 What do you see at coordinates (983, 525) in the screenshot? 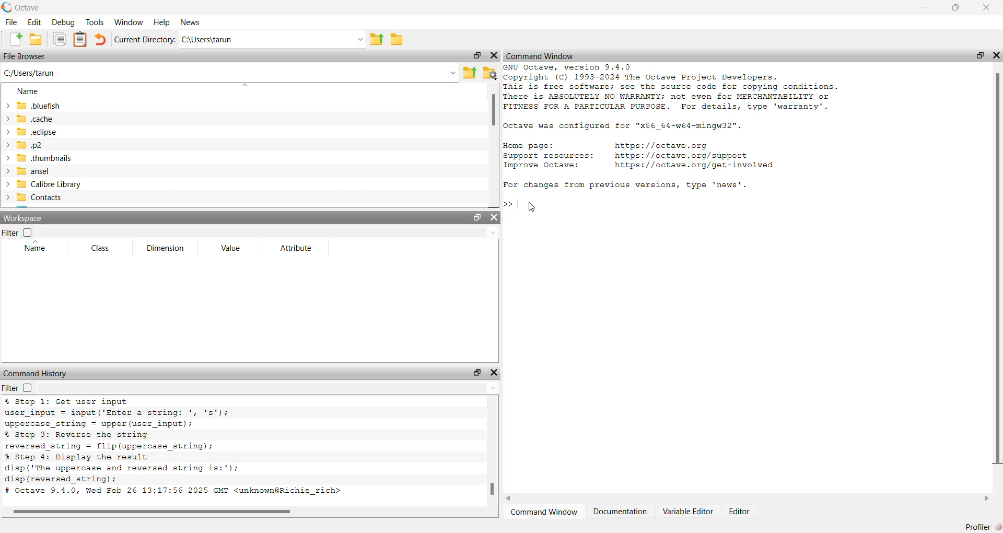
I see `profiler` at bounding box center [983, 525].